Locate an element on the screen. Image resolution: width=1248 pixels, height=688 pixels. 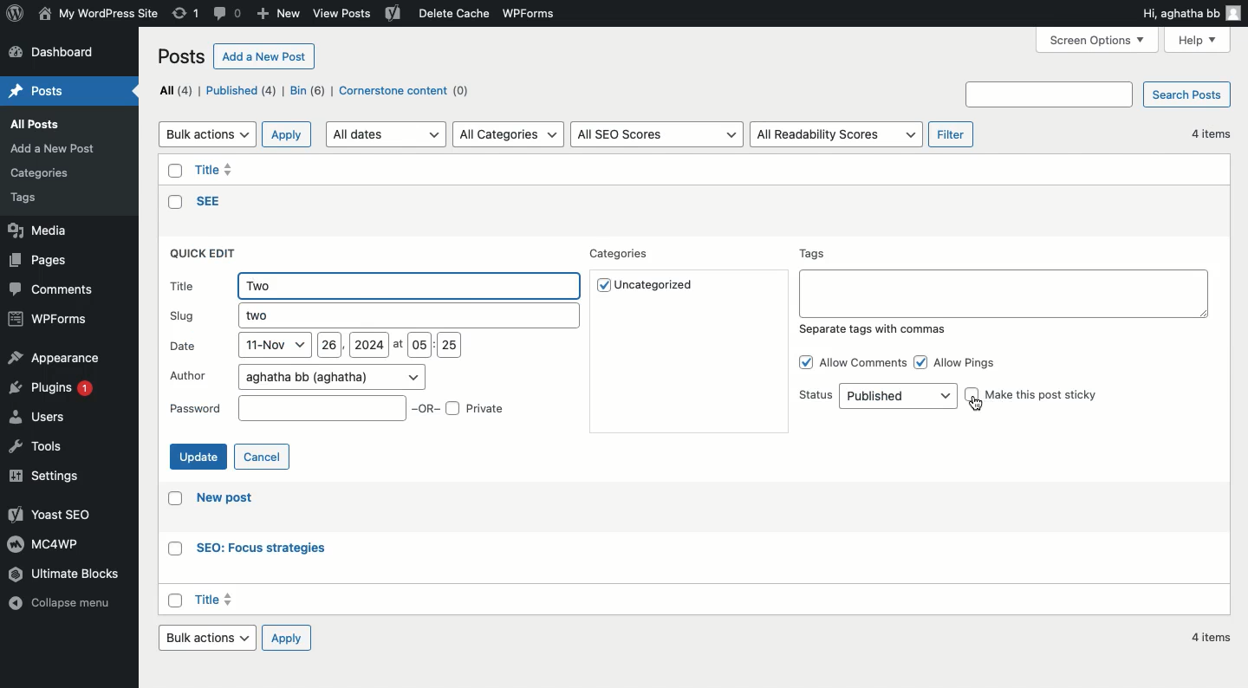
SEO: Focus strategies is located at coordinates (259, 548).